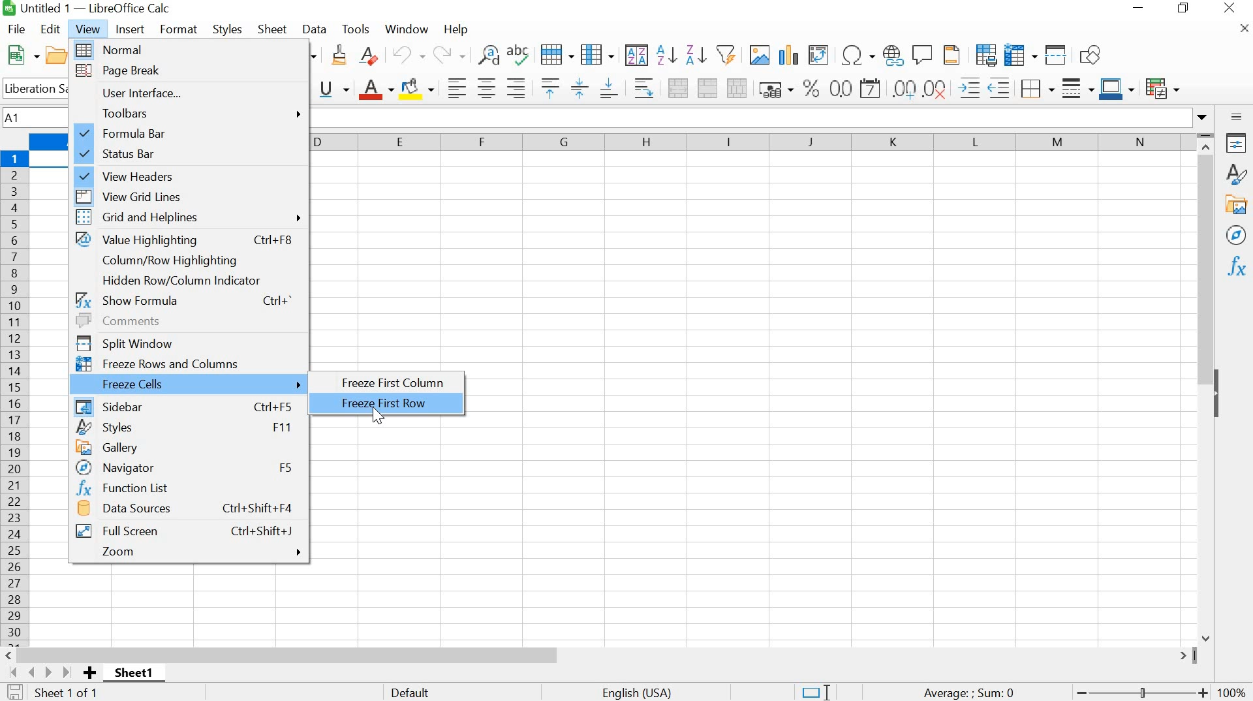  What do you see at coordinates (52, 29) in the screenshot?
I see `EDIT` at bounding box center [52, 29].